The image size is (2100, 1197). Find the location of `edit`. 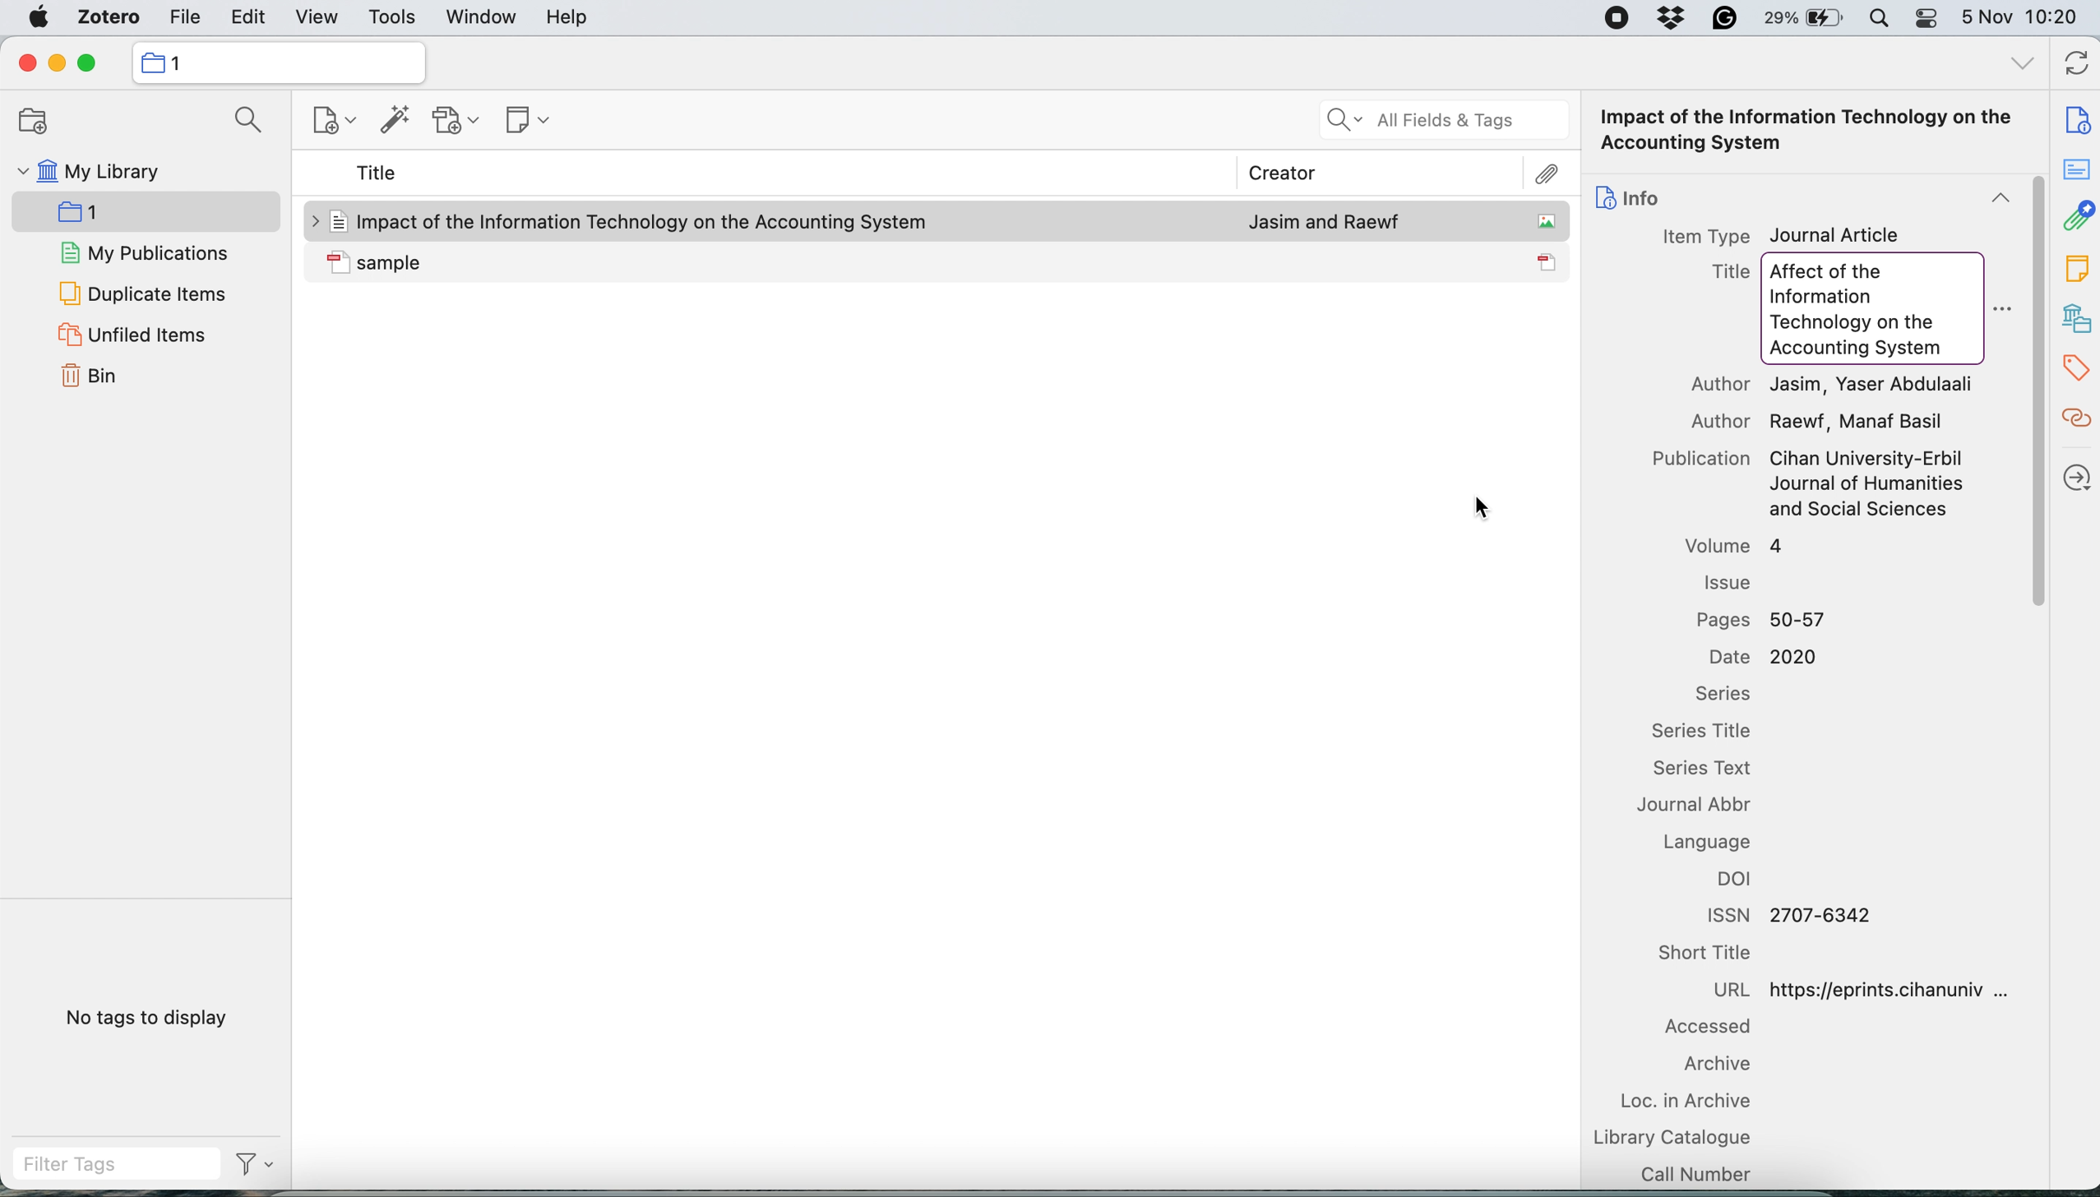

edit is located at coordinates (248, 18).